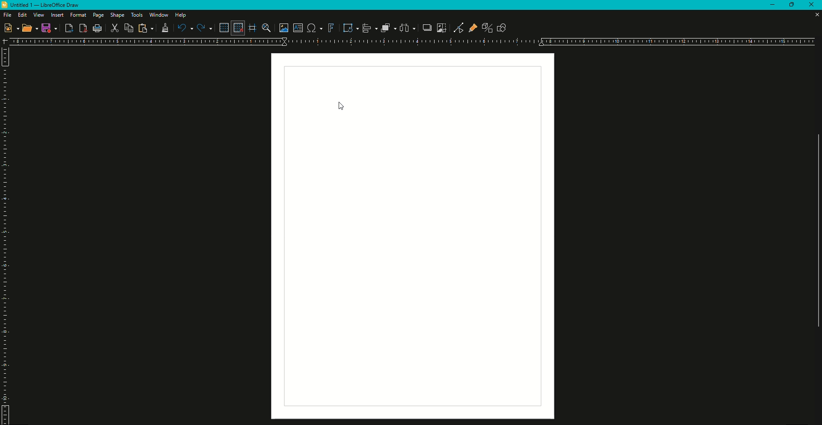  I want to click on Close, so click(813, 5).